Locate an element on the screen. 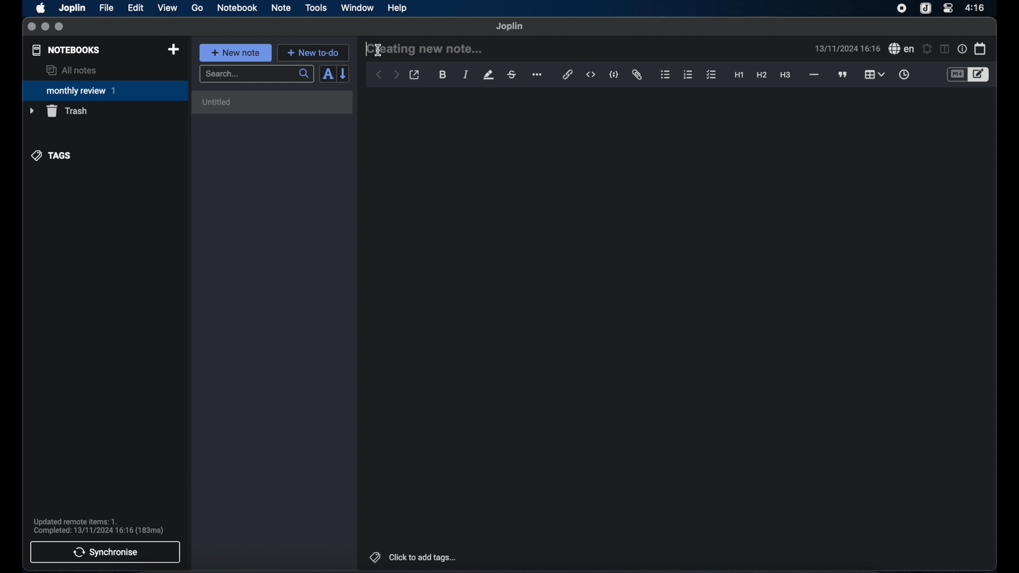 The image size is (1019, 573). heading 3 is located at coordinates (785, 75).